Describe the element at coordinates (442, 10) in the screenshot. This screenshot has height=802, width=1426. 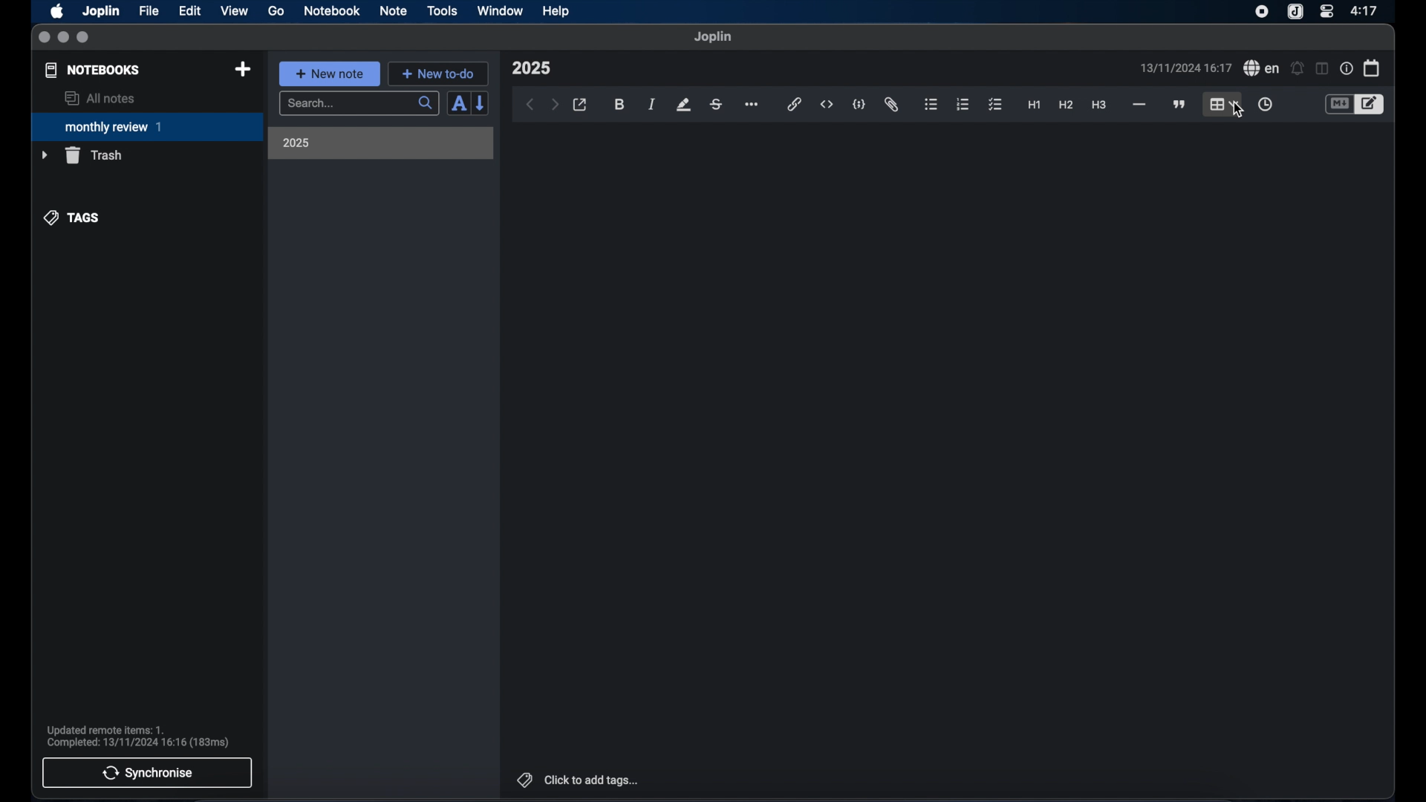
I see `tools` at that location.